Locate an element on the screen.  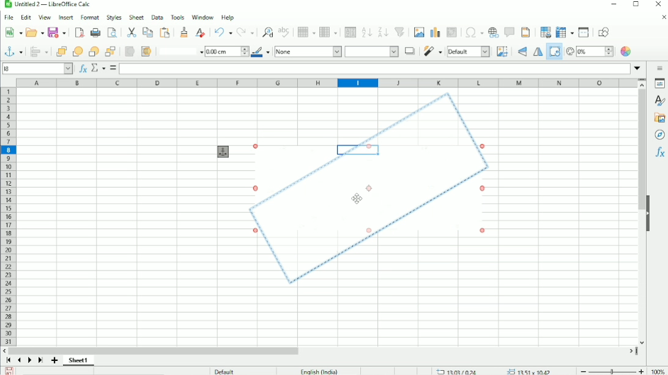
Help is located at coordinates (228, 16).